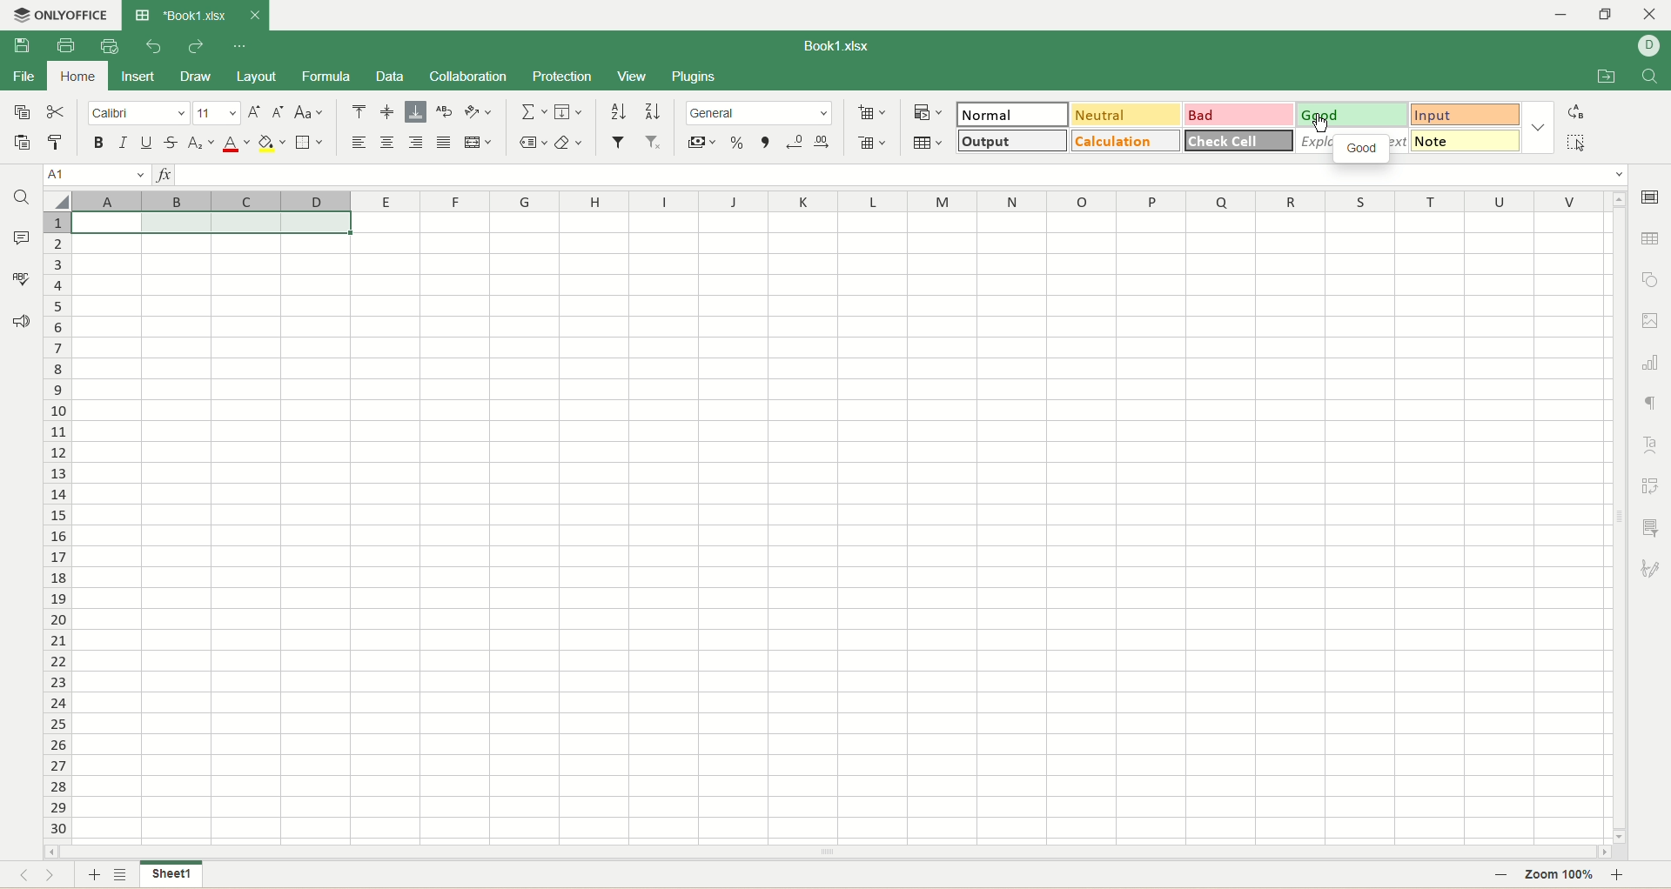  Describe the element at coordinates (148, 144) in the screenshot. I see `underline` at that location.